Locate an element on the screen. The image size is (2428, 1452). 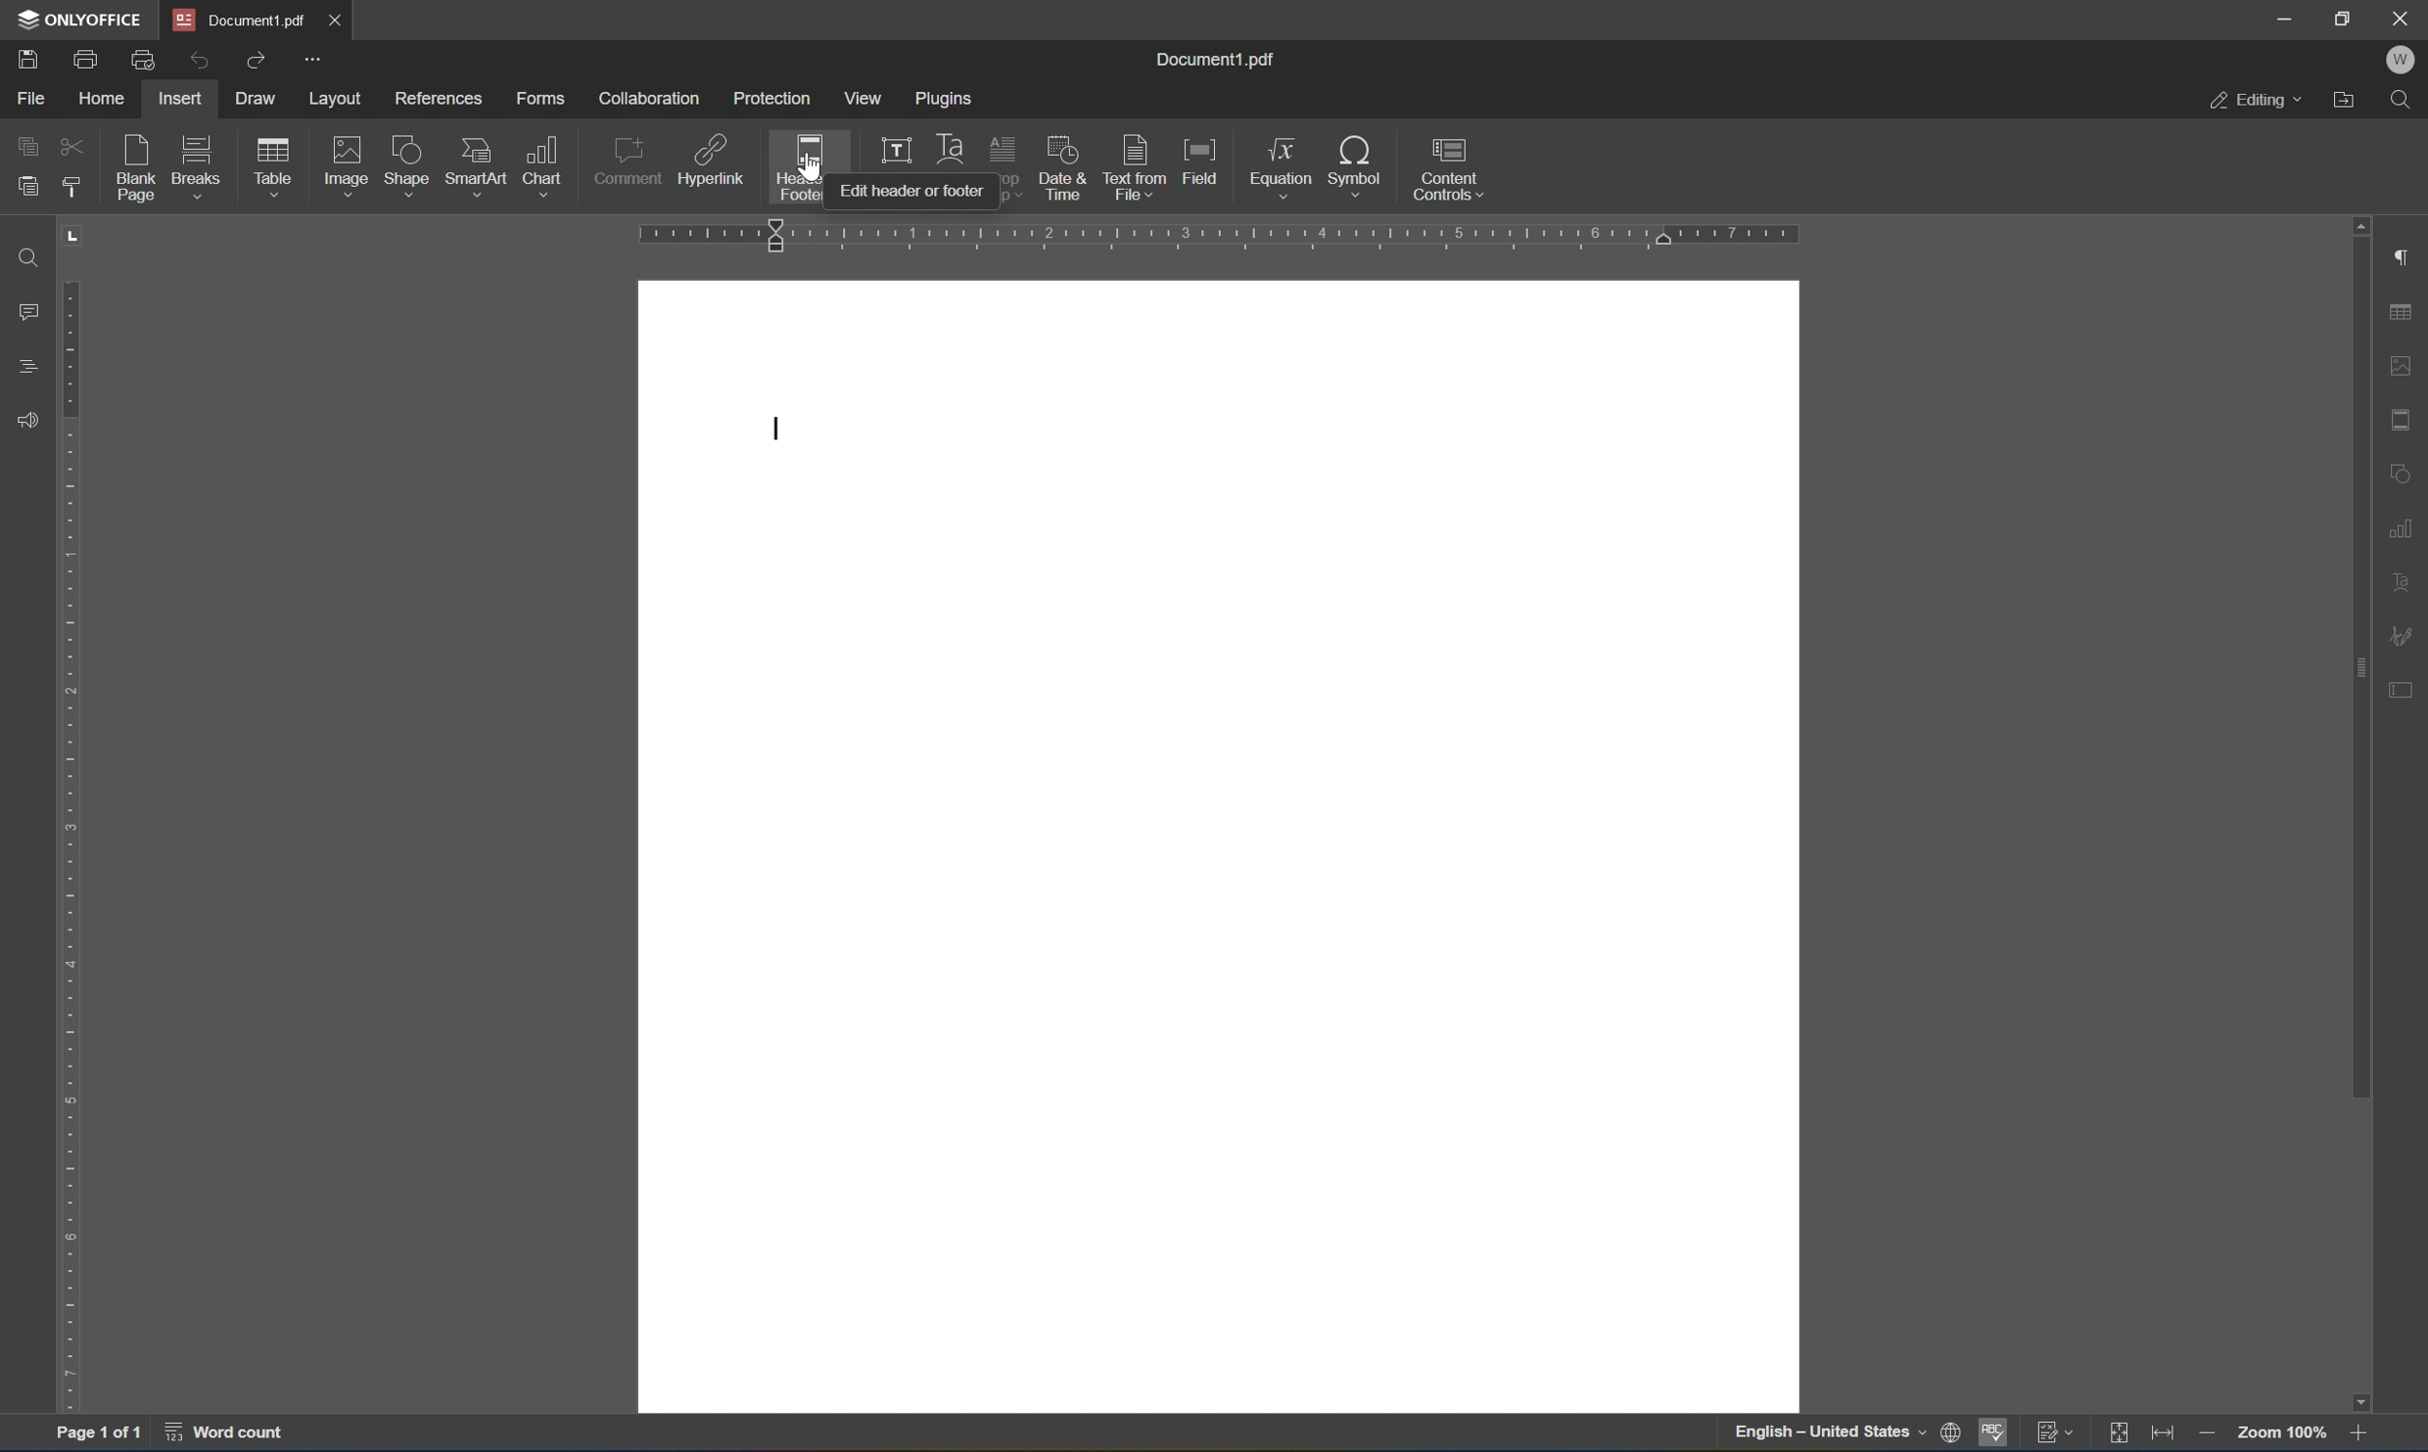
spell checking is located at coordinates (1992, 1434).